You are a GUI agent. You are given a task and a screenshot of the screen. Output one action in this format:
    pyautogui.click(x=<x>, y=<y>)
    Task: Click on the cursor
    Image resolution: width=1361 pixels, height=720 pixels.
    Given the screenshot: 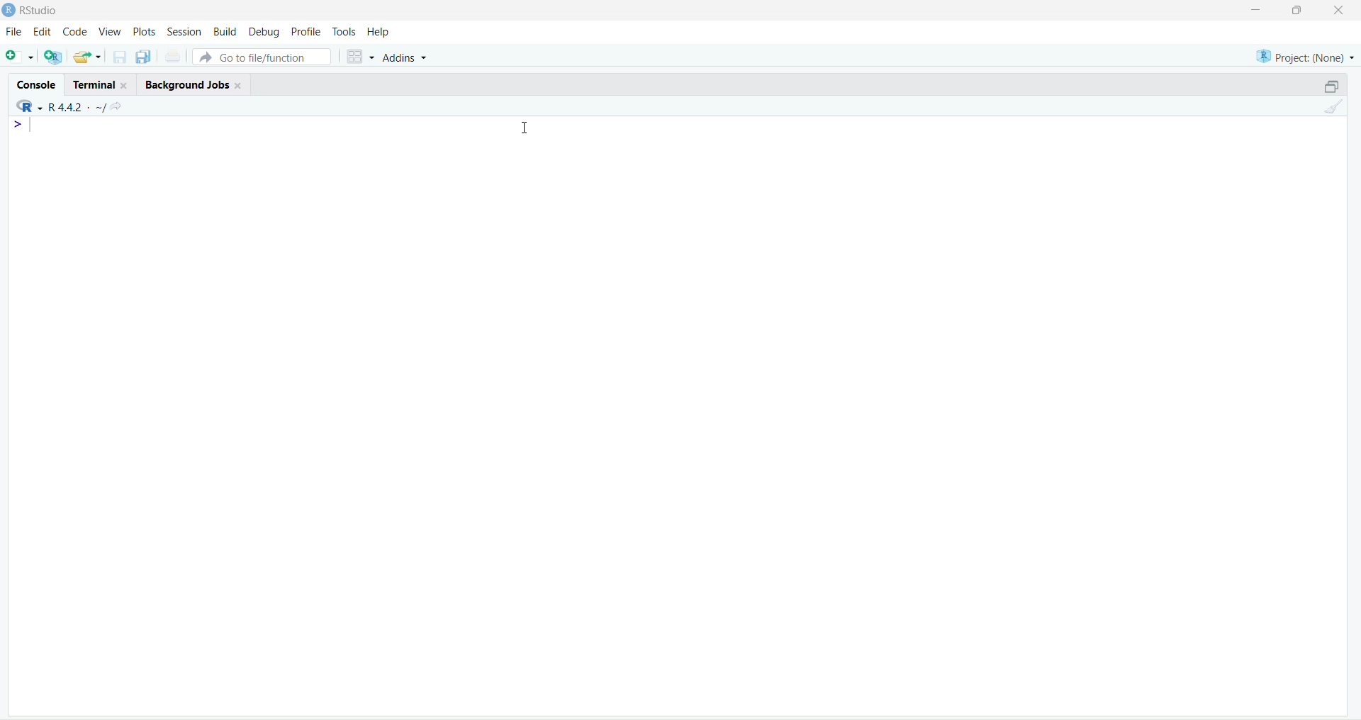 What is the action you would take?
    pyautogui.click(x=525, y=128)
    